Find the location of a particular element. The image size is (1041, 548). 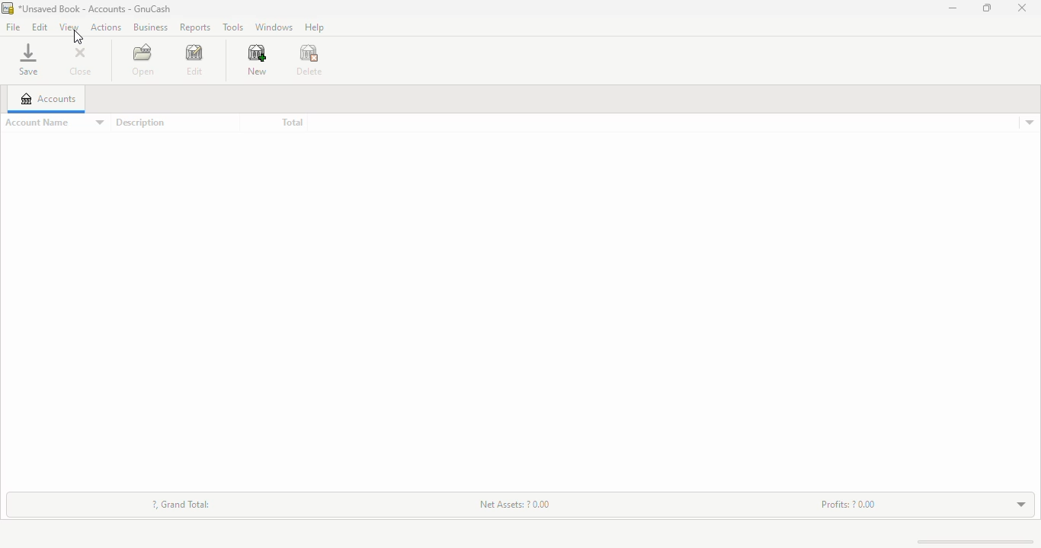

reports is located at coordinates (194, 28).